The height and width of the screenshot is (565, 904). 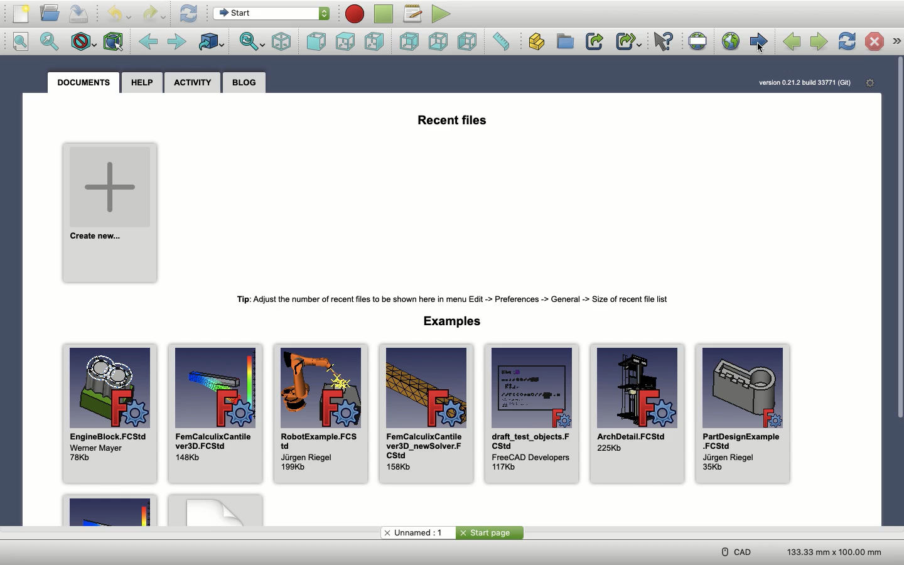 What do you see at coordinates (424, 414) in the screenshot?
I see `FemCalculixCantilever3D_newSolver.FCStd` at bounding box center [424, 414].